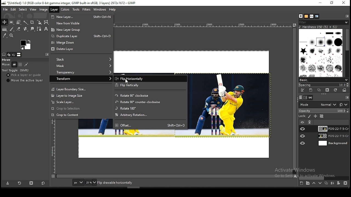 The height and width of the screenshot is (197, 351). Describe the element at coordinates (8, 183) in the screenshot. I see `save tool preset` at that location.